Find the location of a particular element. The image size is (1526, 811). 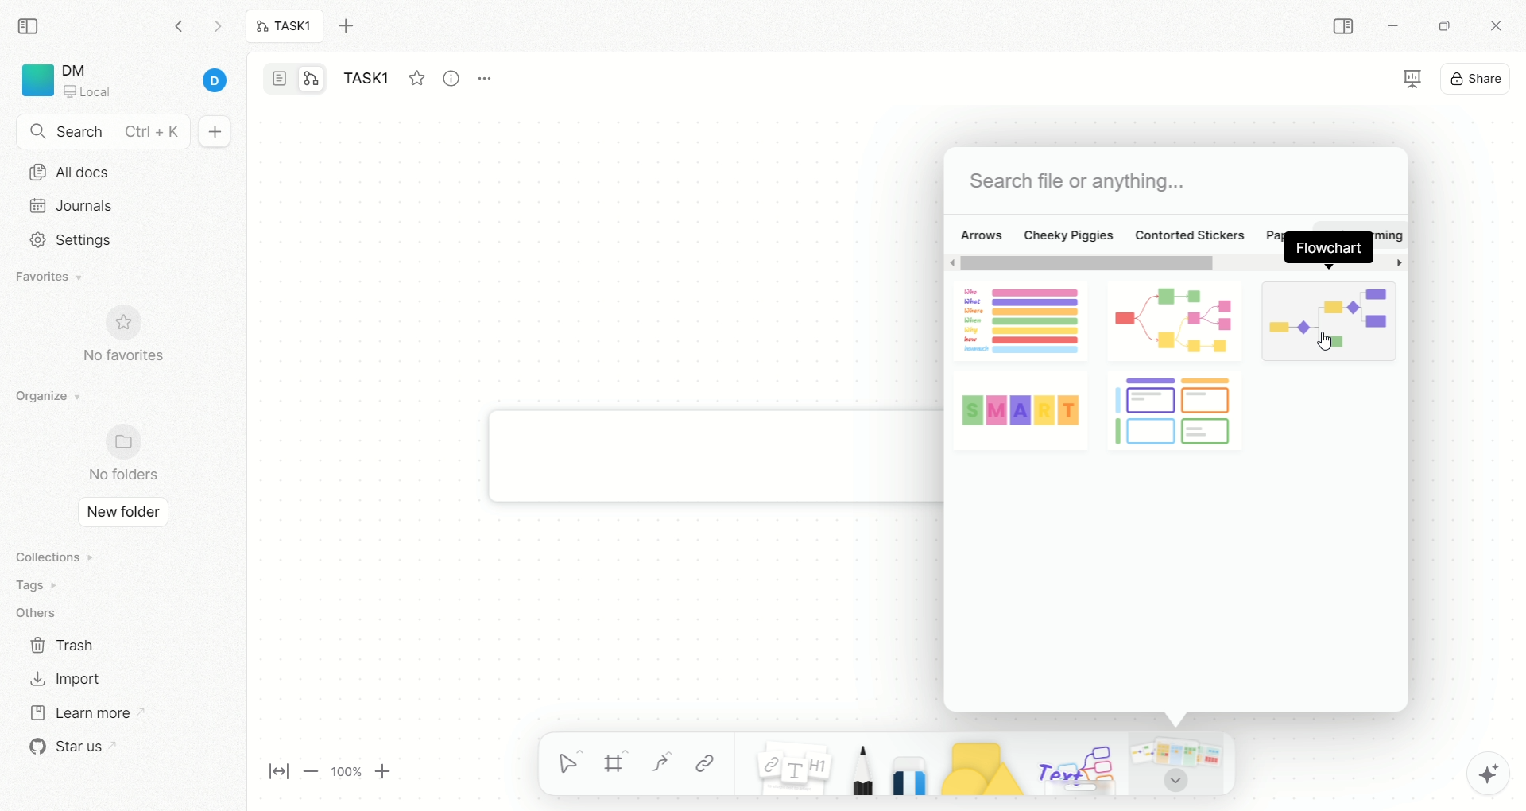

logo is located at coordinates (35, 80).